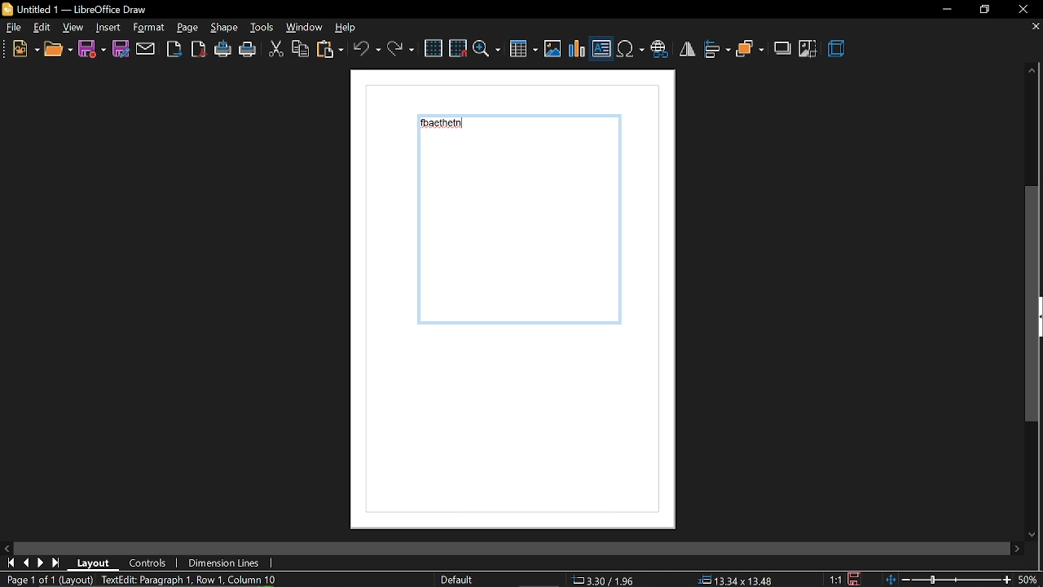  What do you see at coordinates (188, 28) in the screenshot?
I see `format` at bounding box center [188, 28].